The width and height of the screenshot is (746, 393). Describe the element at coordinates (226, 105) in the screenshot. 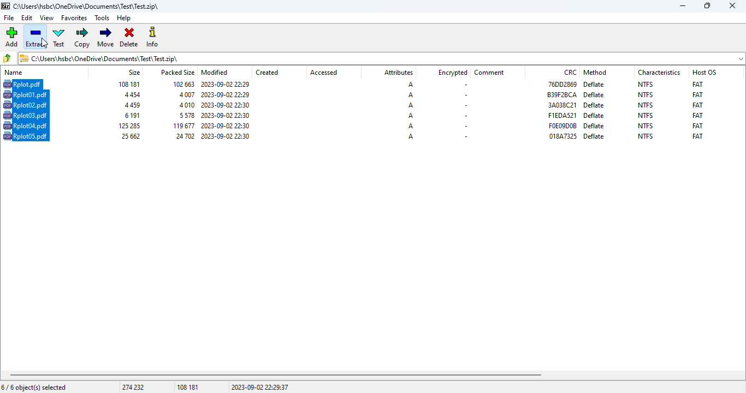

I see `modified date & time` at that location.